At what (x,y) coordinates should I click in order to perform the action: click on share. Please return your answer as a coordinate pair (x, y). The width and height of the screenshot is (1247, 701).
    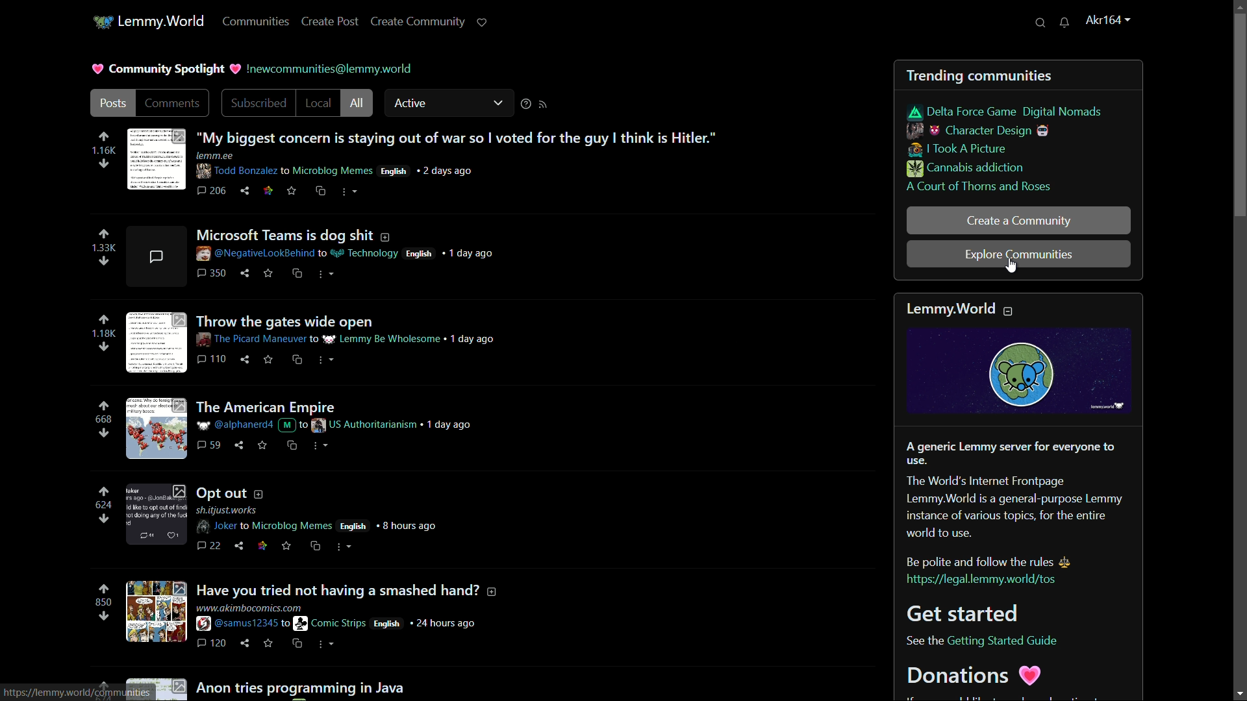
    Looking at the image, I should click on (247, 191).